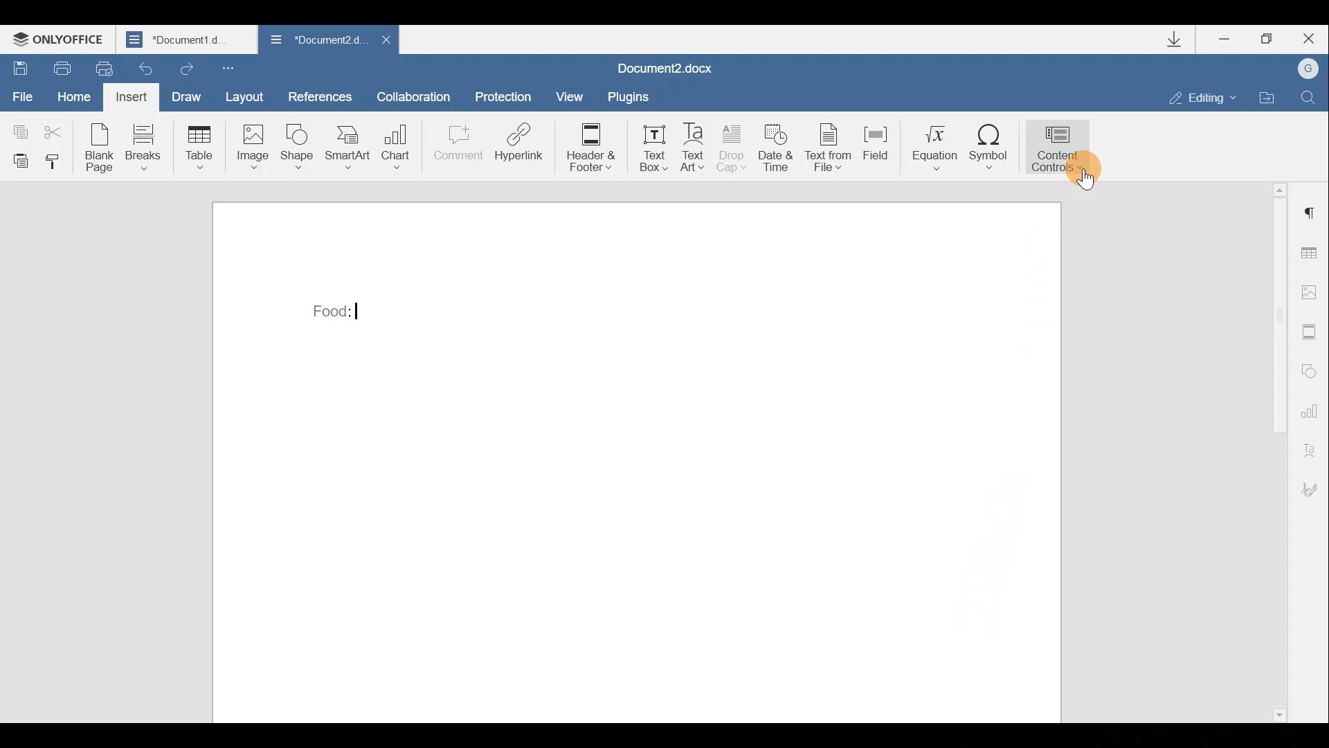 The width and height of the screenshot is (1329, 748). I want to click on Working area, so click(638, 469).